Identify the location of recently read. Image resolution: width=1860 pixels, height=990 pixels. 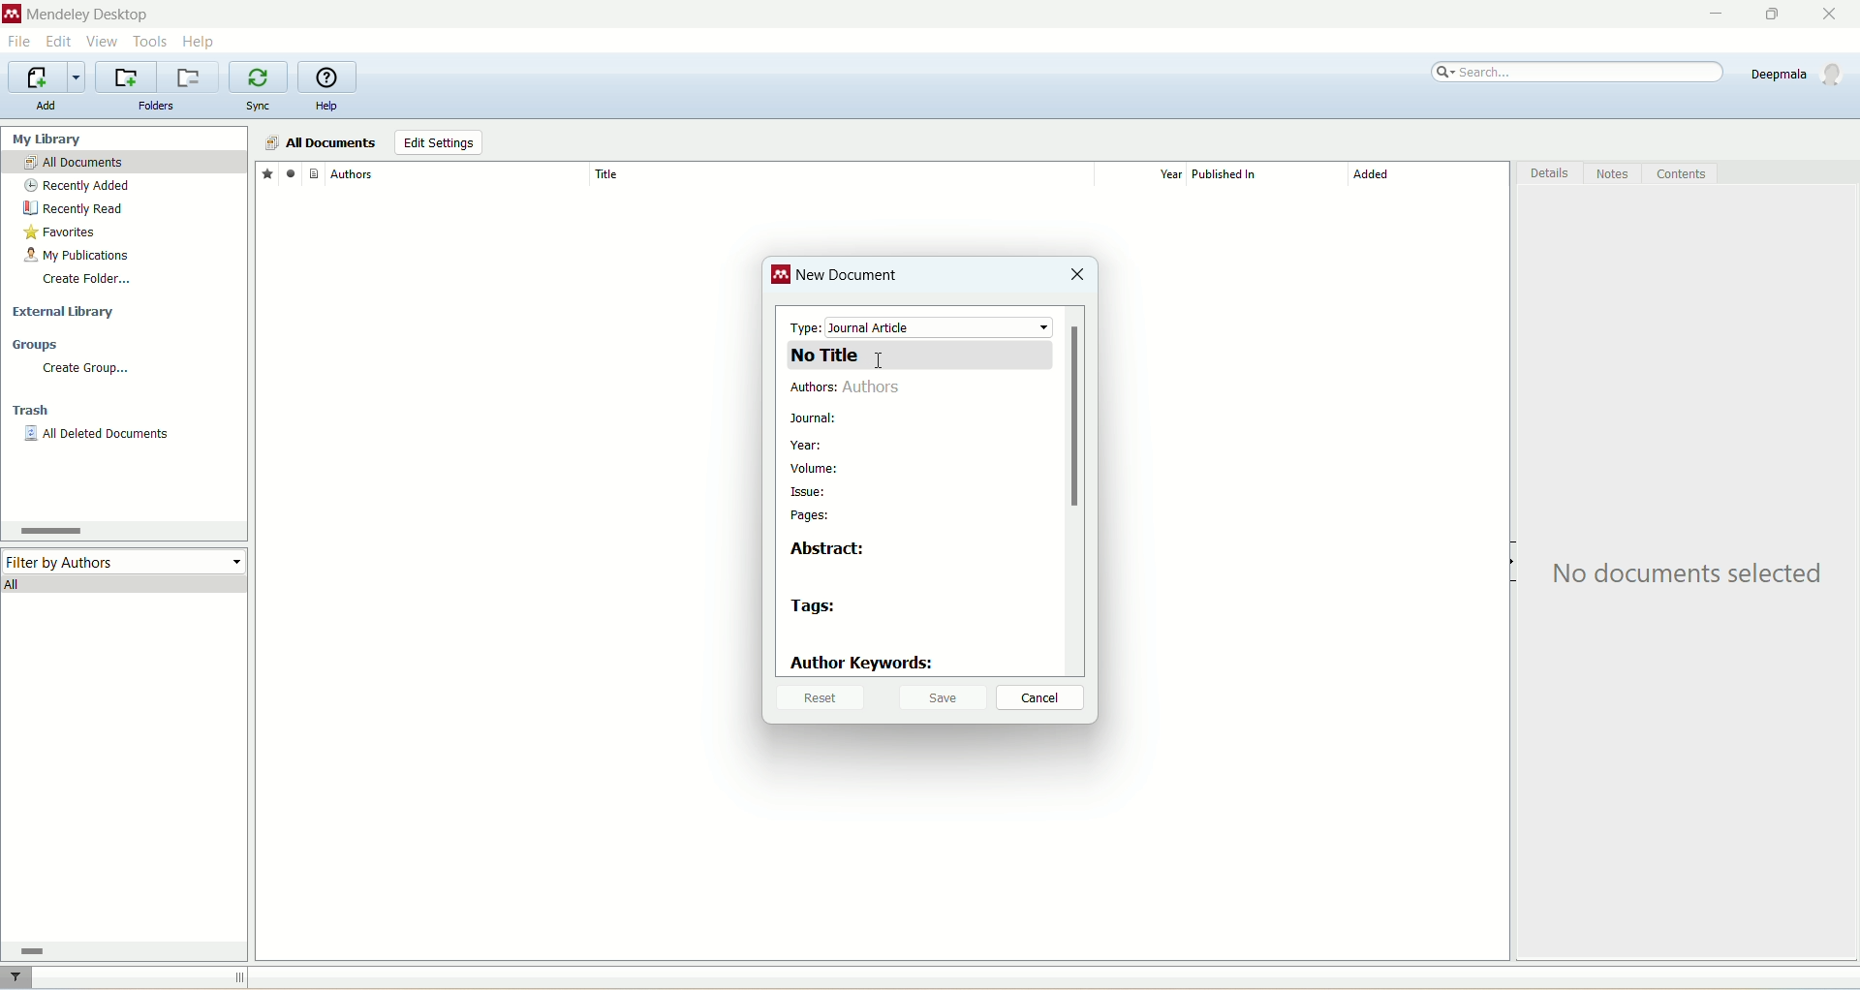
(73, 208).